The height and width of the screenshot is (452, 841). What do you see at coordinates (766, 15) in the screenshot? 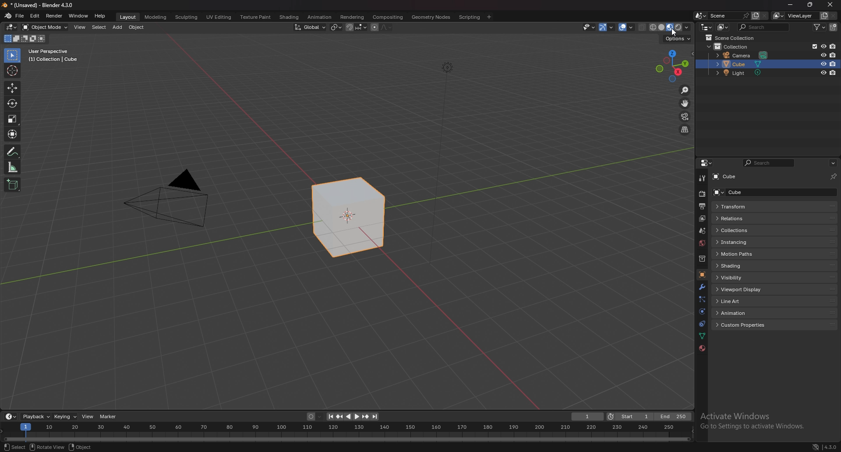
I see `remove scene` at bounding box center [766, 15].